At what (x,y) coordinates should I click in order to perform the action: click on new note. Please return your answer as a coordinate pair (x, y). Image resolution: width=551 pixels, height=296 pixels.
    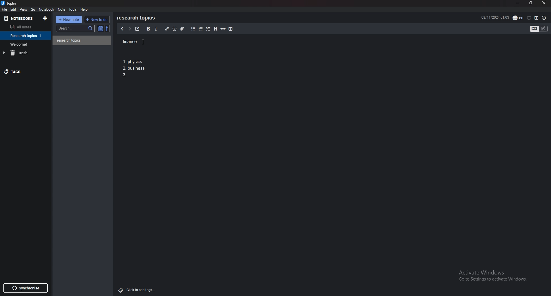
    Looking at the image, I should click on (69, 19).